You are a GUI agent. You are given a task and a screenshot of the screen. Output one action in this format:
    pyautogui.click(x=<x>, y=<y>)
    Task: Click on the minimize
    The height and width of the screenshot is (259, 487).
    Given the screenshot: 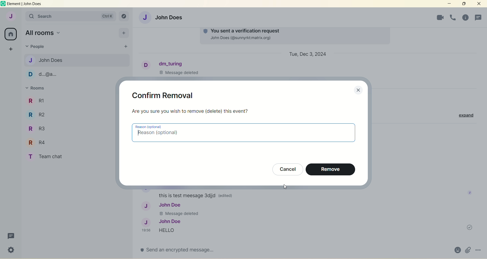 What is the action you would take?
    pyautogui.click(x=448, y=4)
    